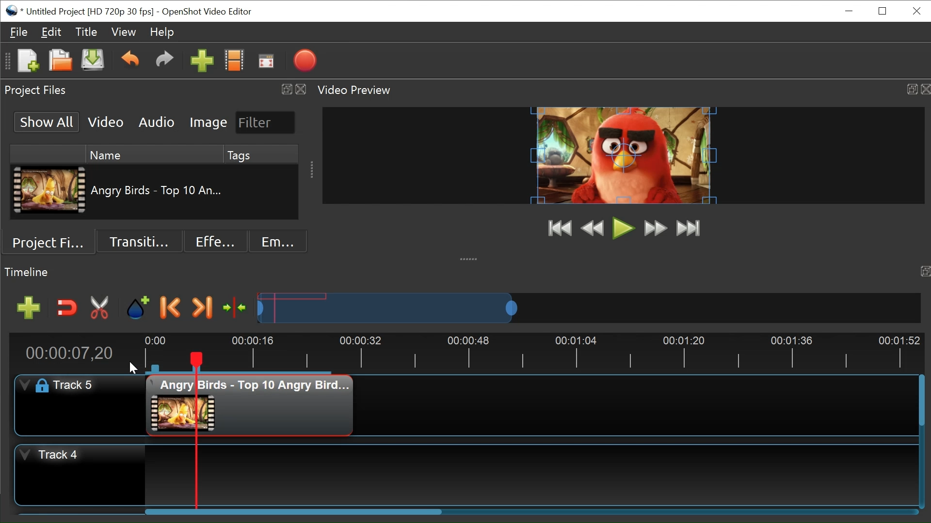  I want to click on Next Marker, so click(202, 308).